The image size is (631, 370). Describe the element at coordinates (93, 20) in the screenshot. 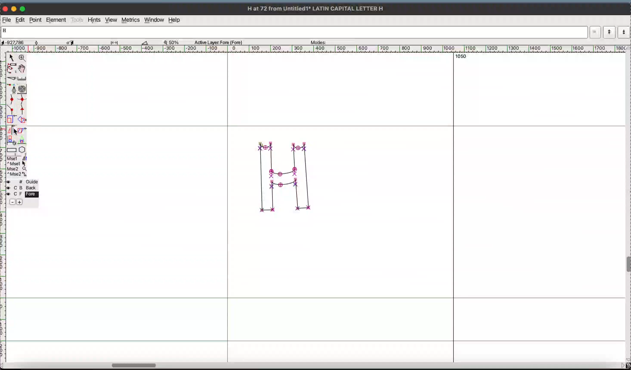

I see `hints` at that location.